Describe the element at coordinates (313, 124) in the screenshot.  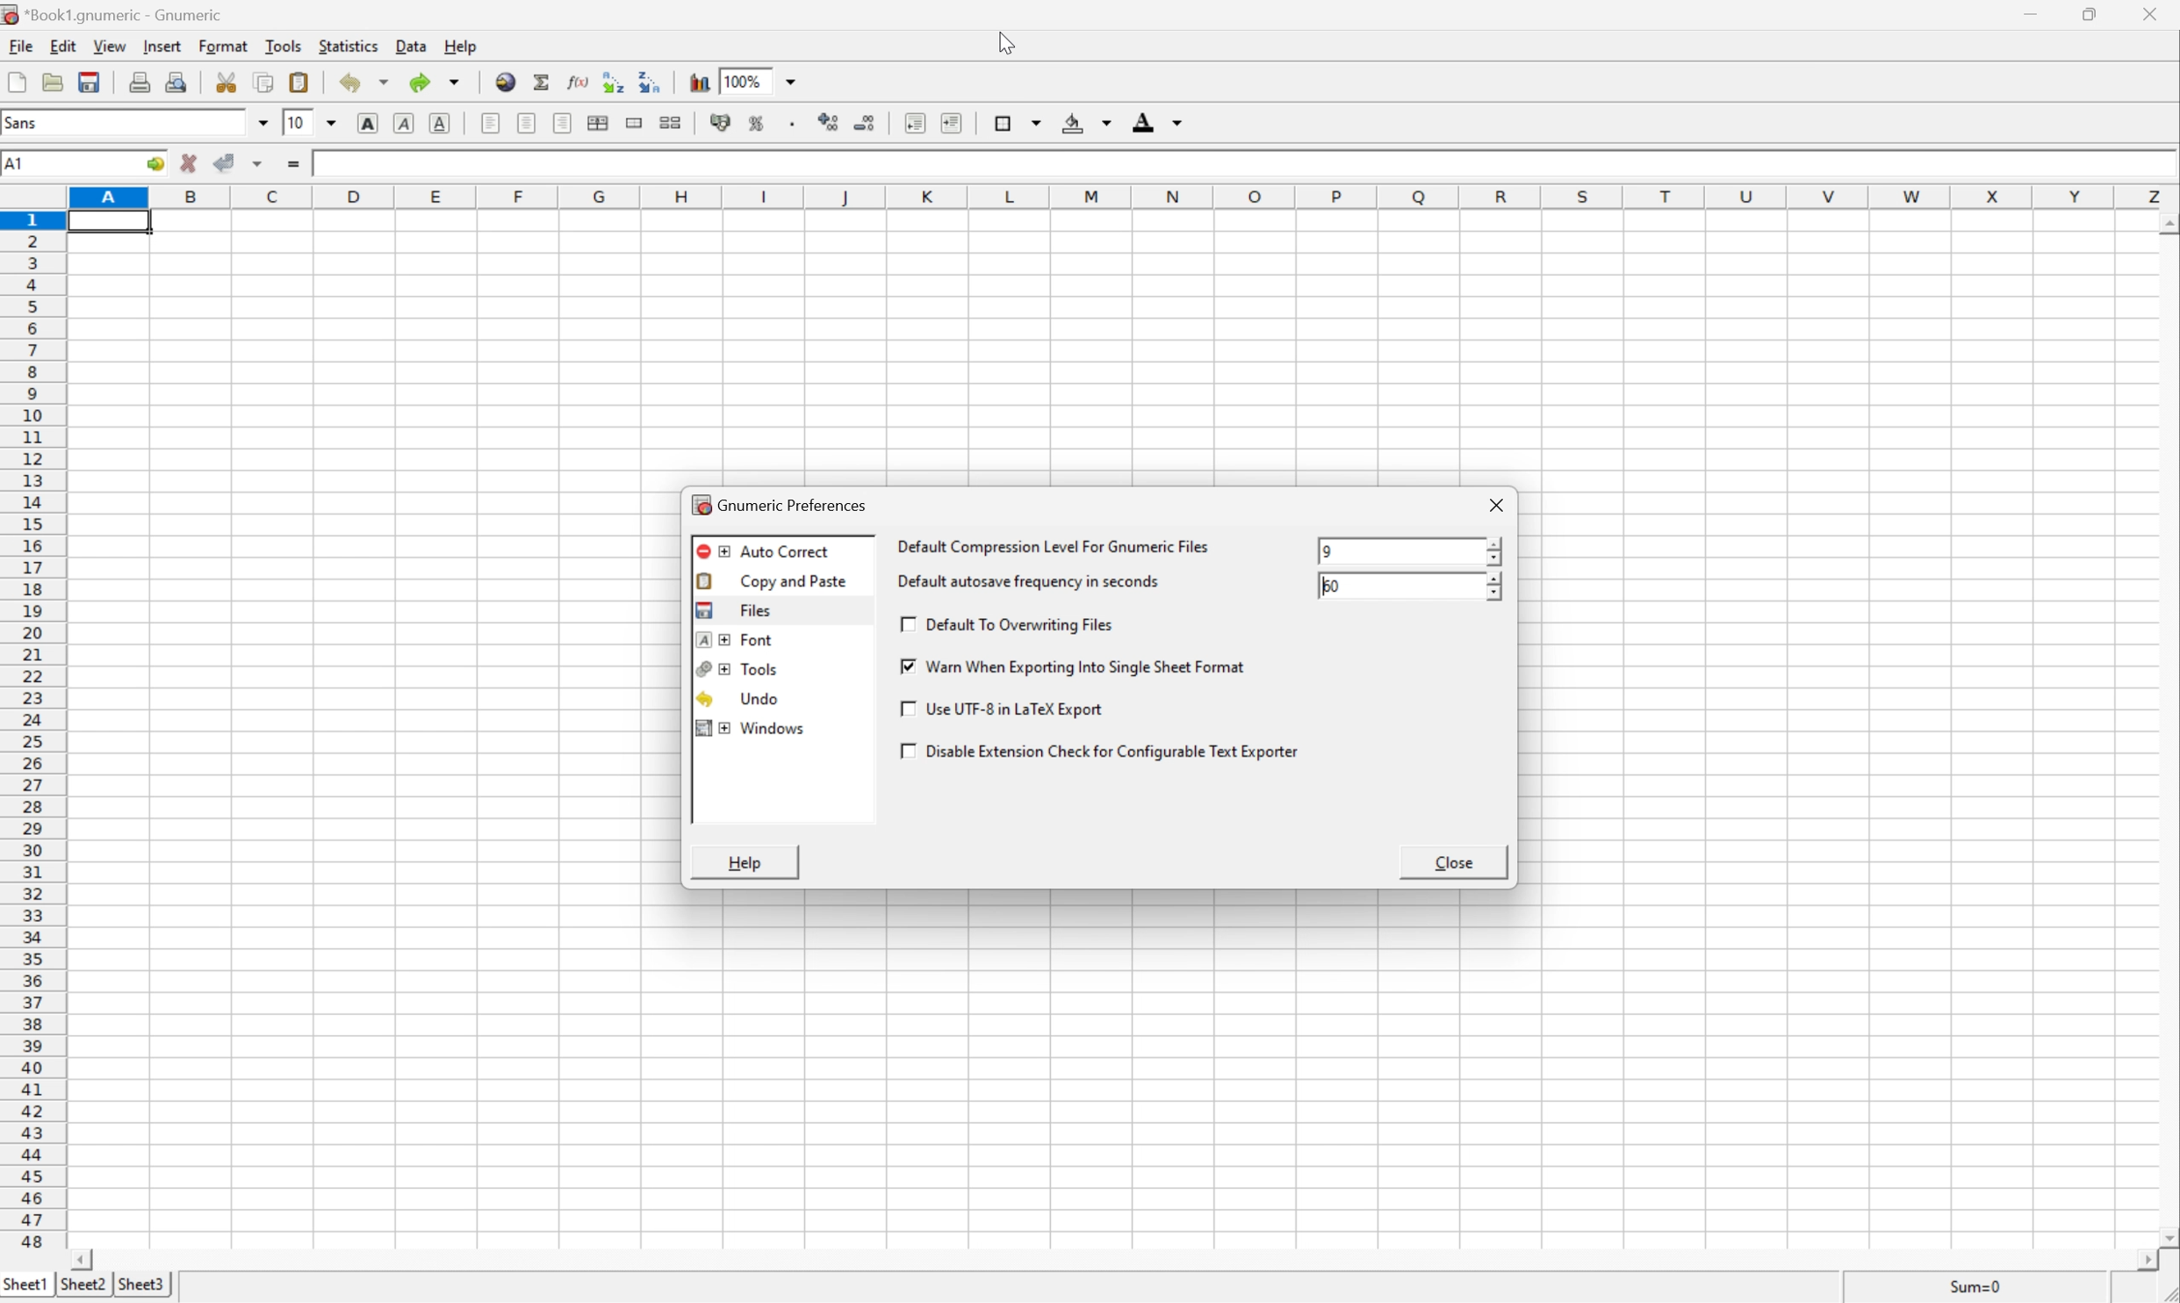
I see `Font size 10` at that location.